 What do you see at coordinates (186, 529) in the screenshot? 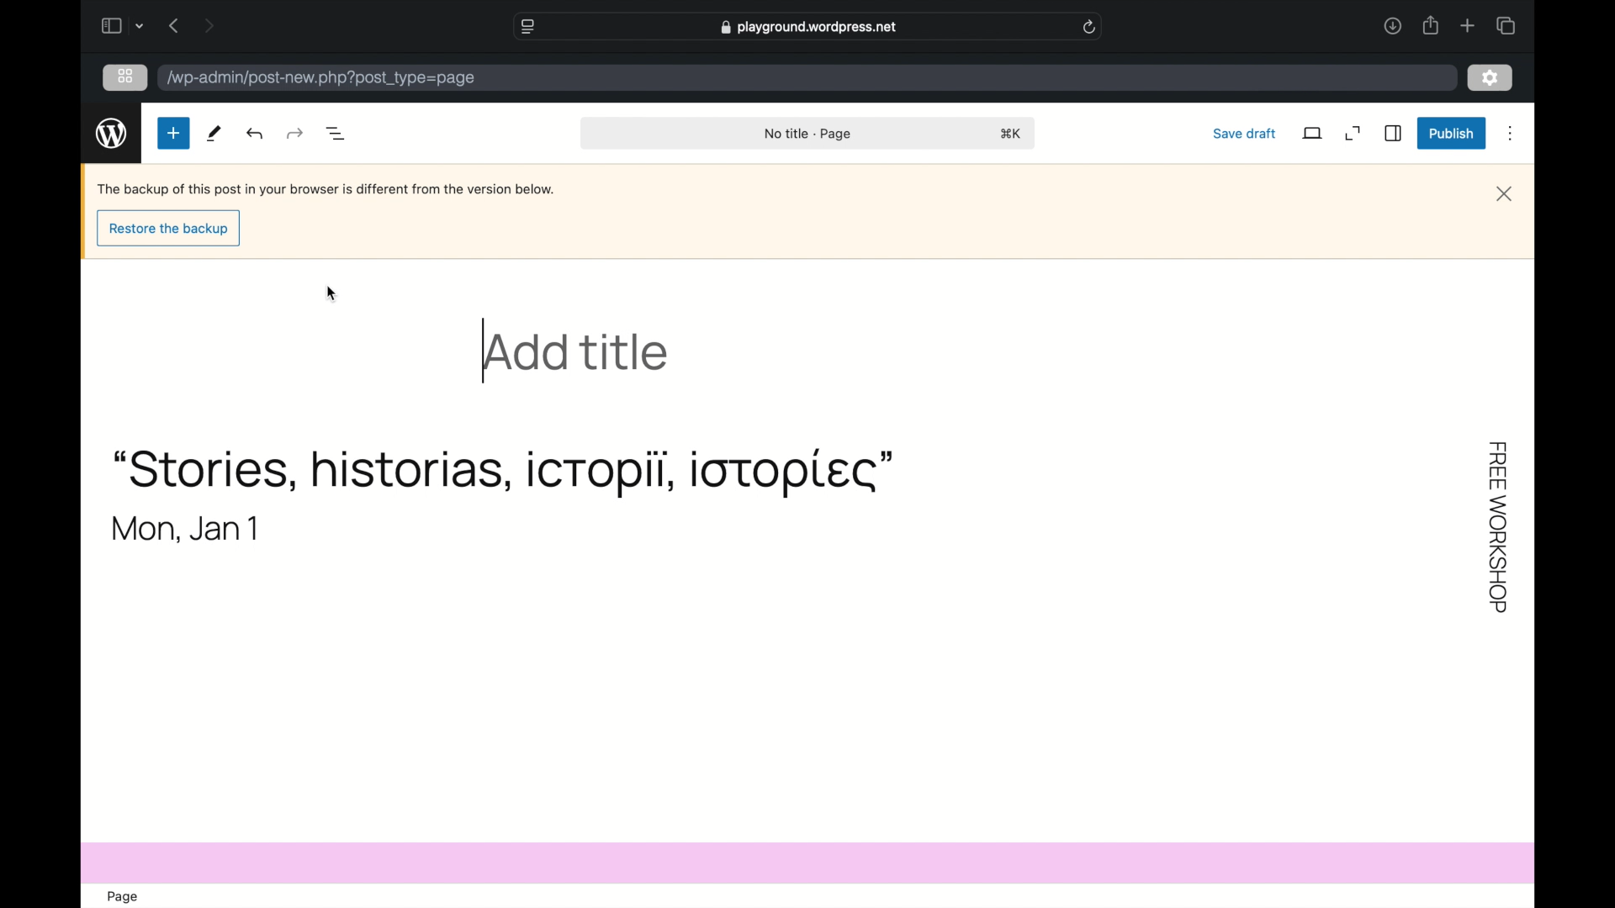
I see `date` at bounding box center [186, 529].